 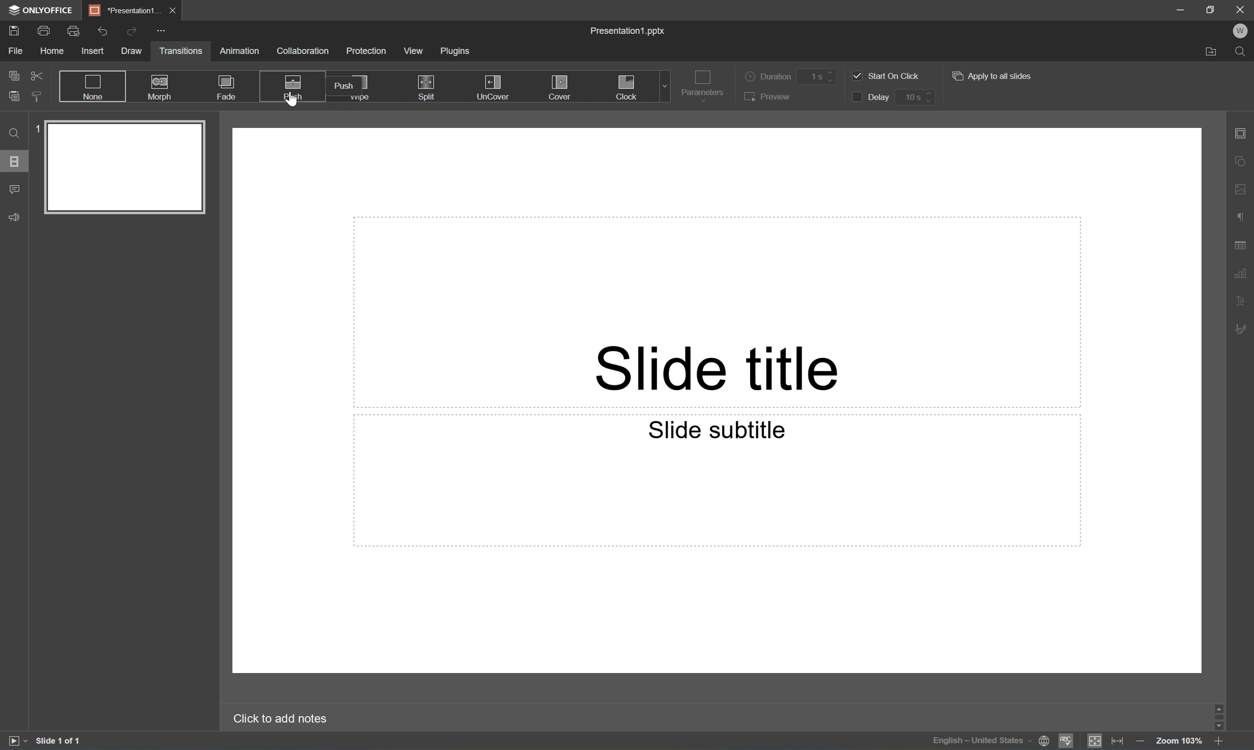 What do you see at coordinates (562, 86) in the screenshot?
I see `Cover` at bounding box center [562, 86].